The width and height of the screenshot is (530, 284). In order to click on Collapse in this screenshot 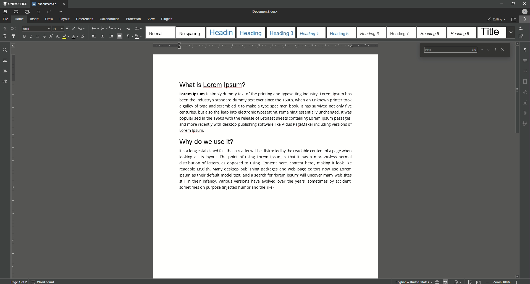, I will do `click(469, 282)`.